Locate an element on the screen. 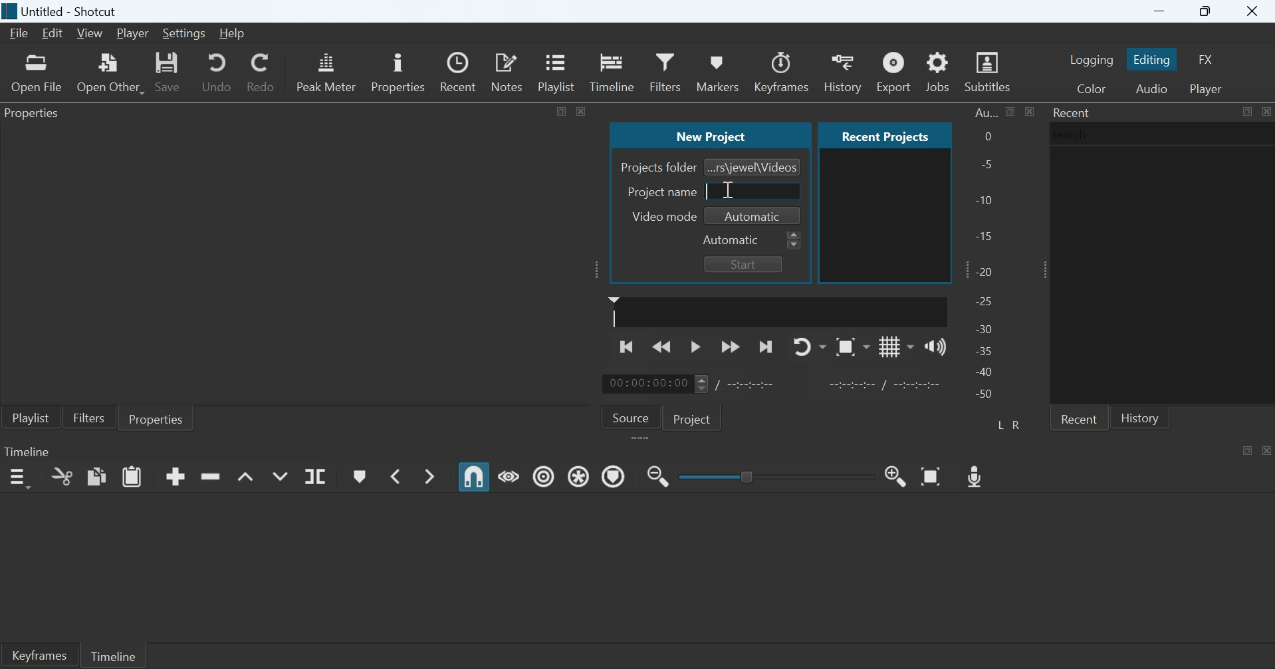 The height and width of the screenshot is (669, 1275). close is located at coordinates (1029, 111).